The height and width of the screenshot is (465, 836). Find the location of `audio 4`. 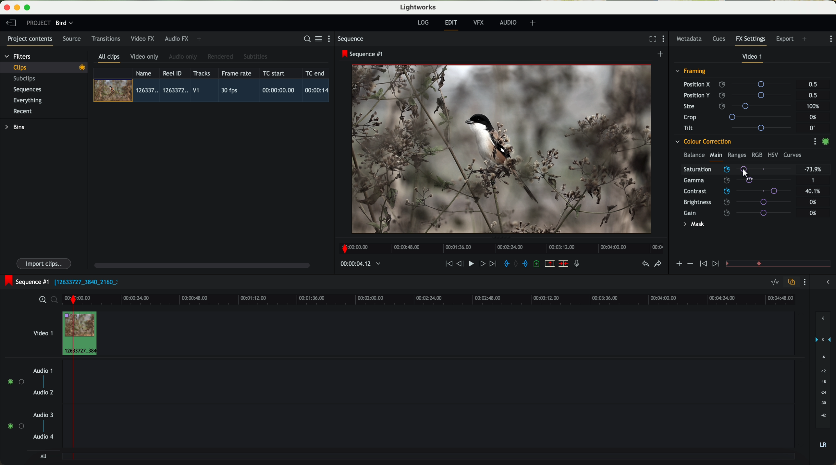

audio 4 is located at coordinates (44, 437).